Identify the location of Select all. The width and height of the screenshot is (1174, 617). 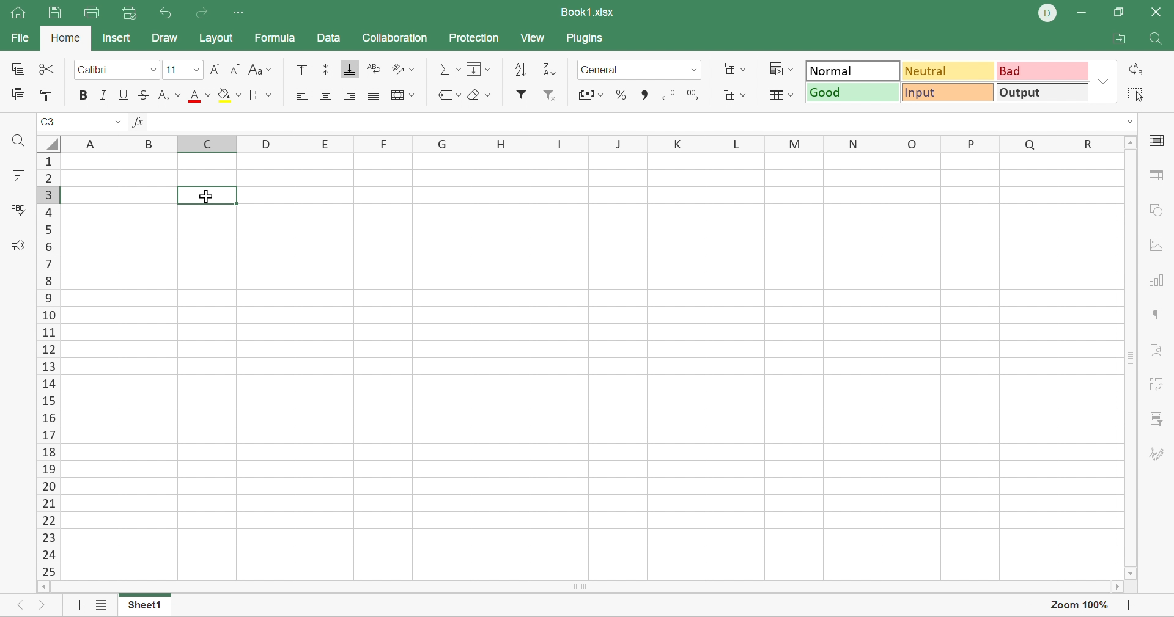
(1135, 95).